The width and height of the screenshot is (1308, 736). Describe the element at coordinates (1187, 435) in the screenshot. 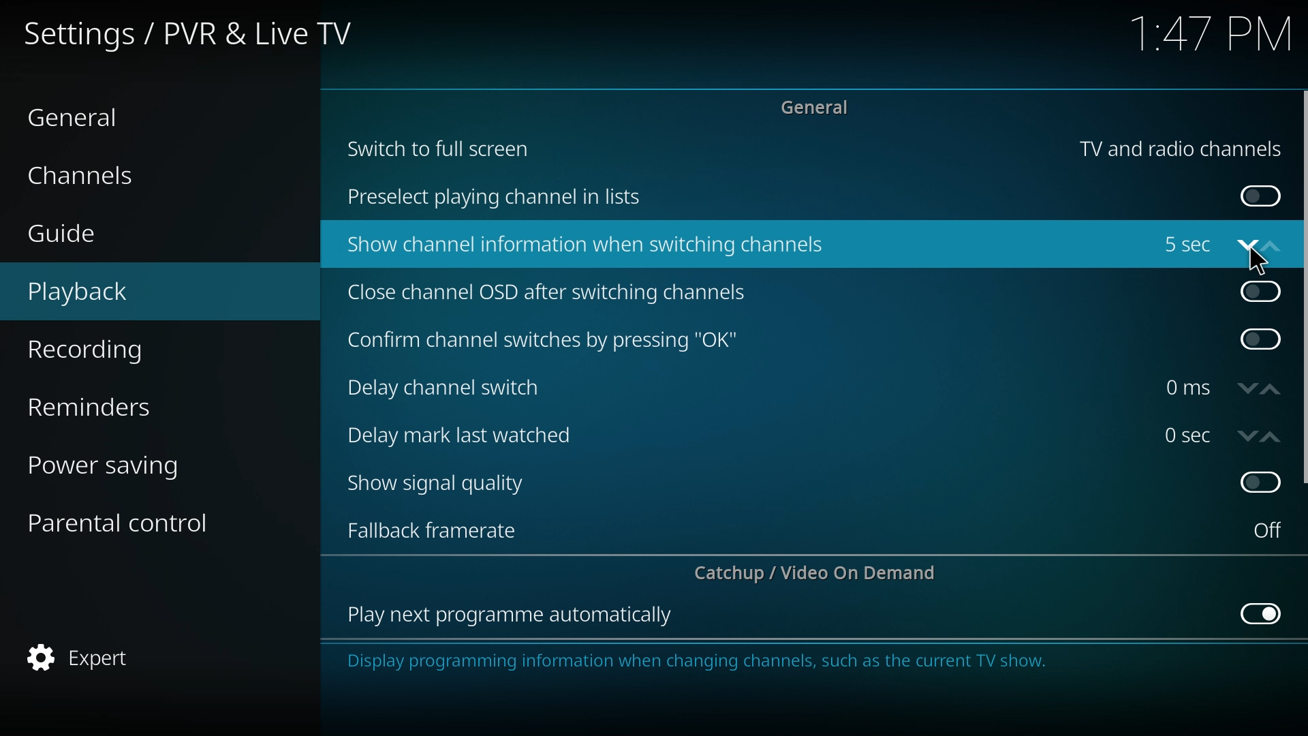

I see `time` at that location.